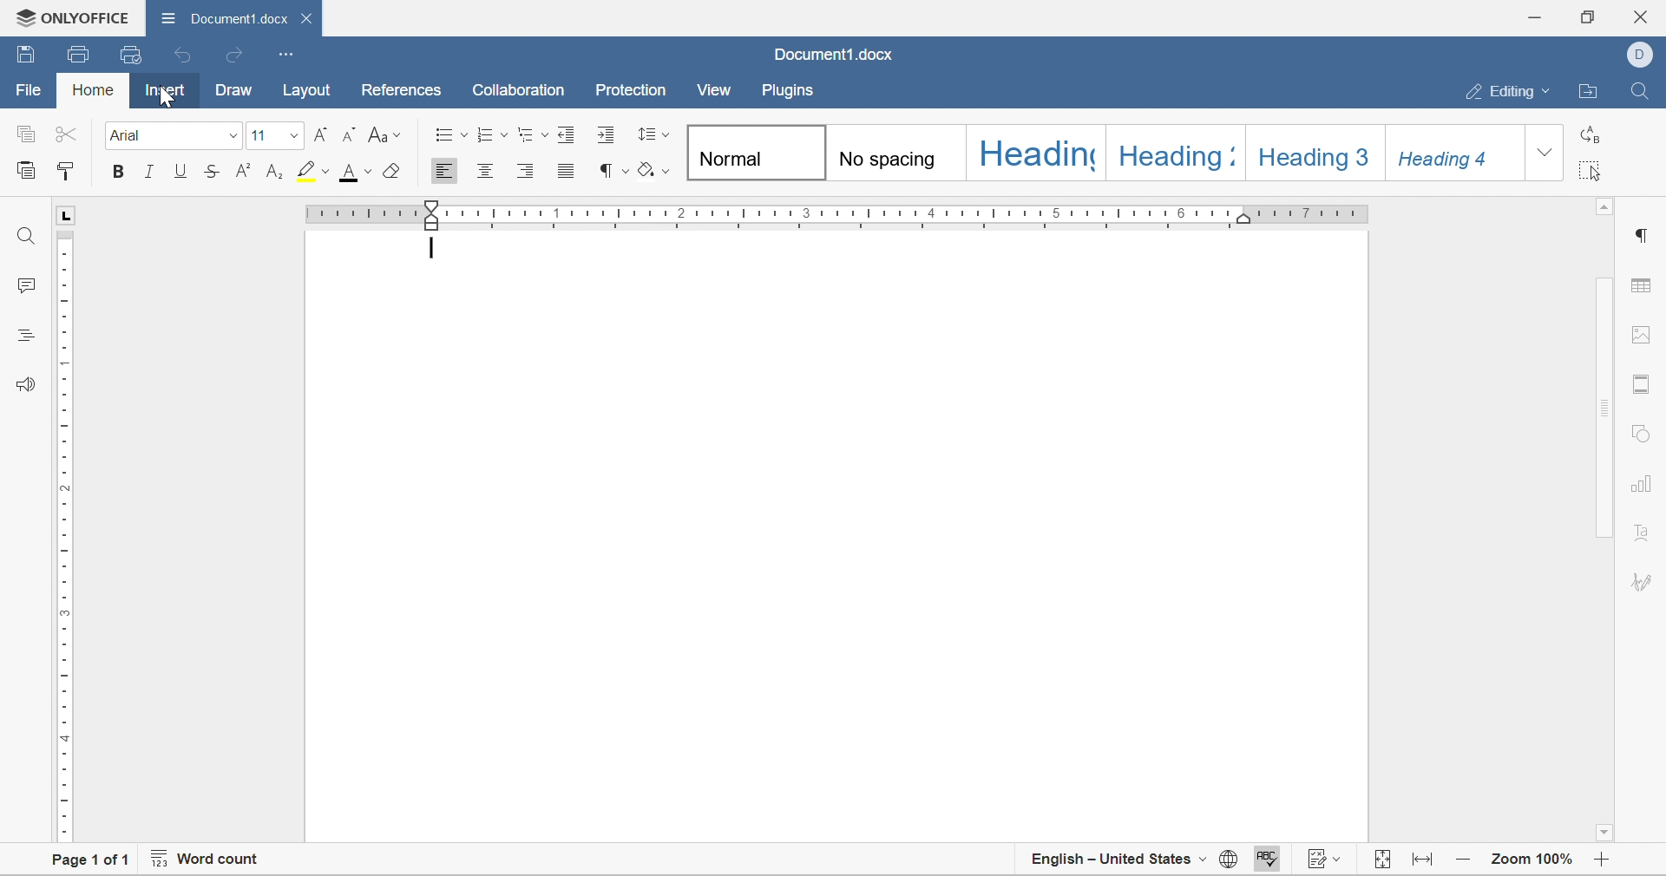 The width and height of the screenshot is (1666, 876). Describe the element at coordinates (568, 134) in the screenshot. I see `Decrease indent` at that location.